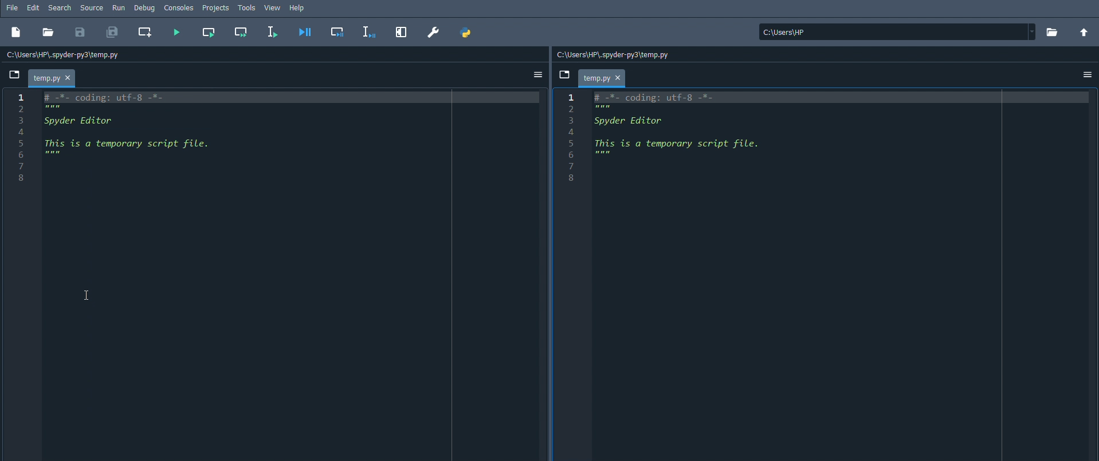 The height and width of the screenshot is (461, 1099). I want to click on Debug cell, so click(337, 31).